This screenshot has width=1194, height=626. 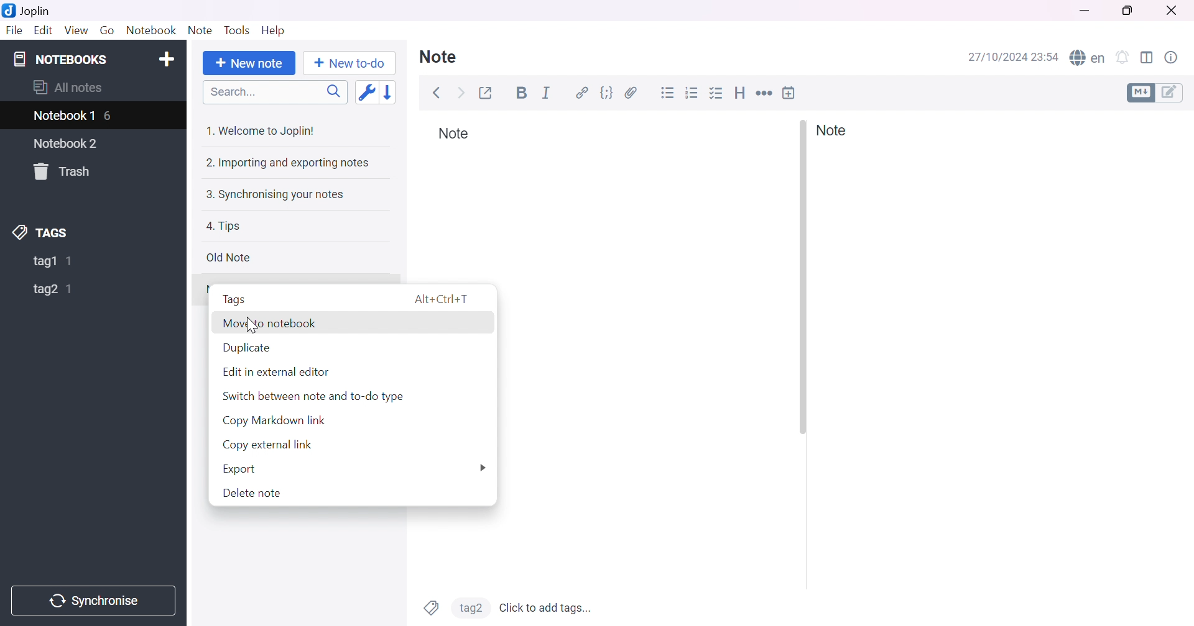 What do you see at coordinates (353, 64) in the screenshot?
I see `+New to-do` at bounding box center [353, 64].